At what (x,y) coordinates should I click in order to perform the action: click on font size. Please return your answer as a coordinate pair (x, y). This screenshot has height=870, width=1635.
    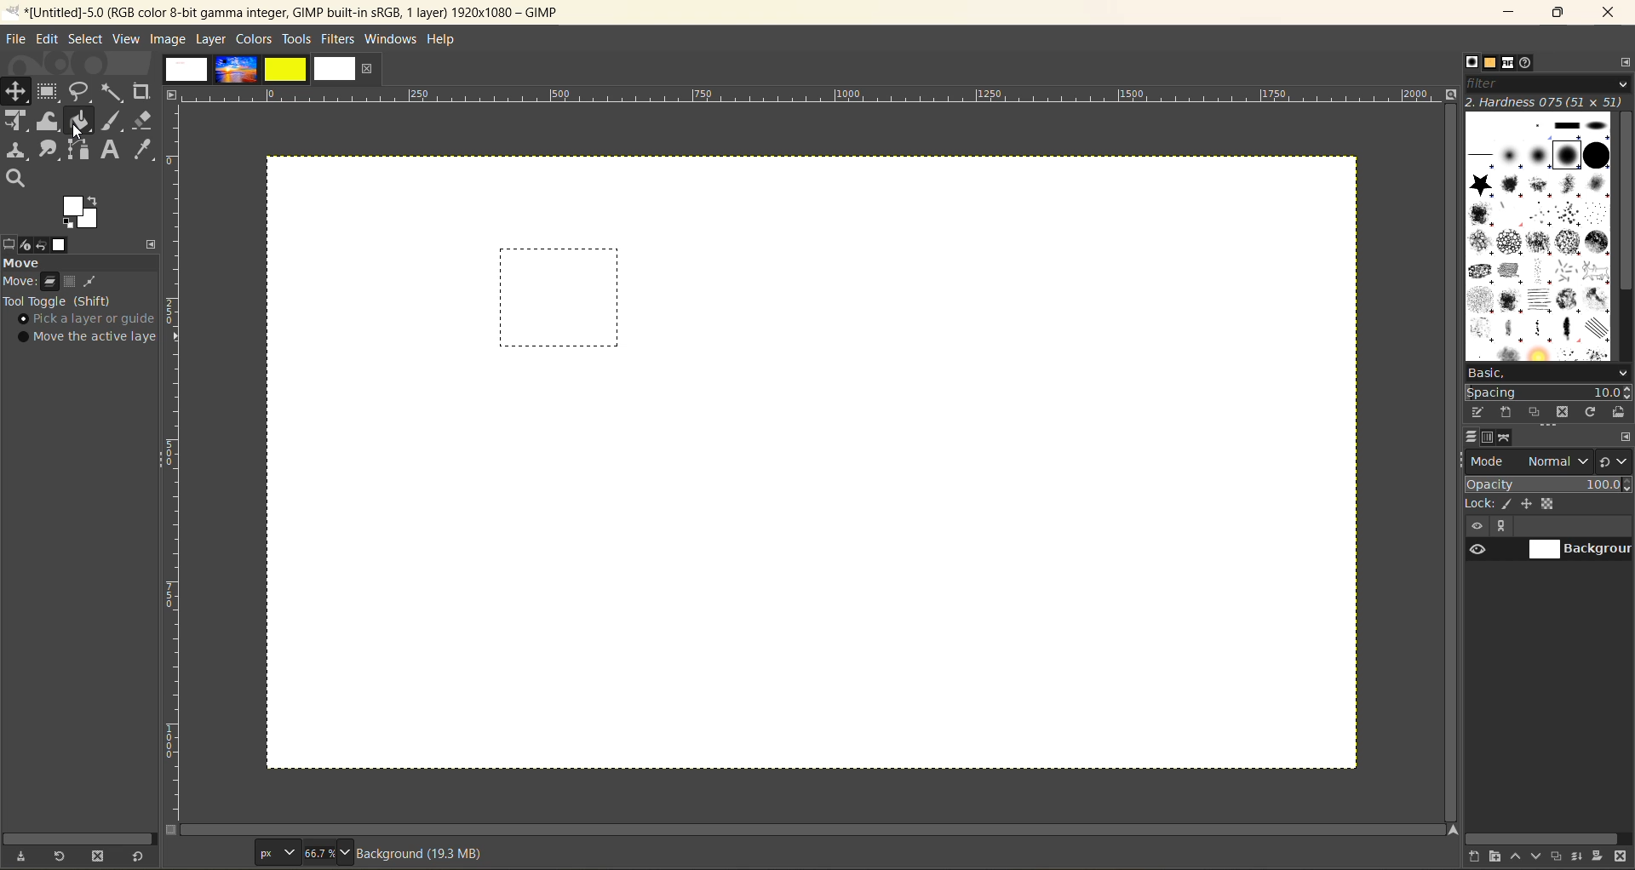
    Looking at the image, I should click on (301, 852).